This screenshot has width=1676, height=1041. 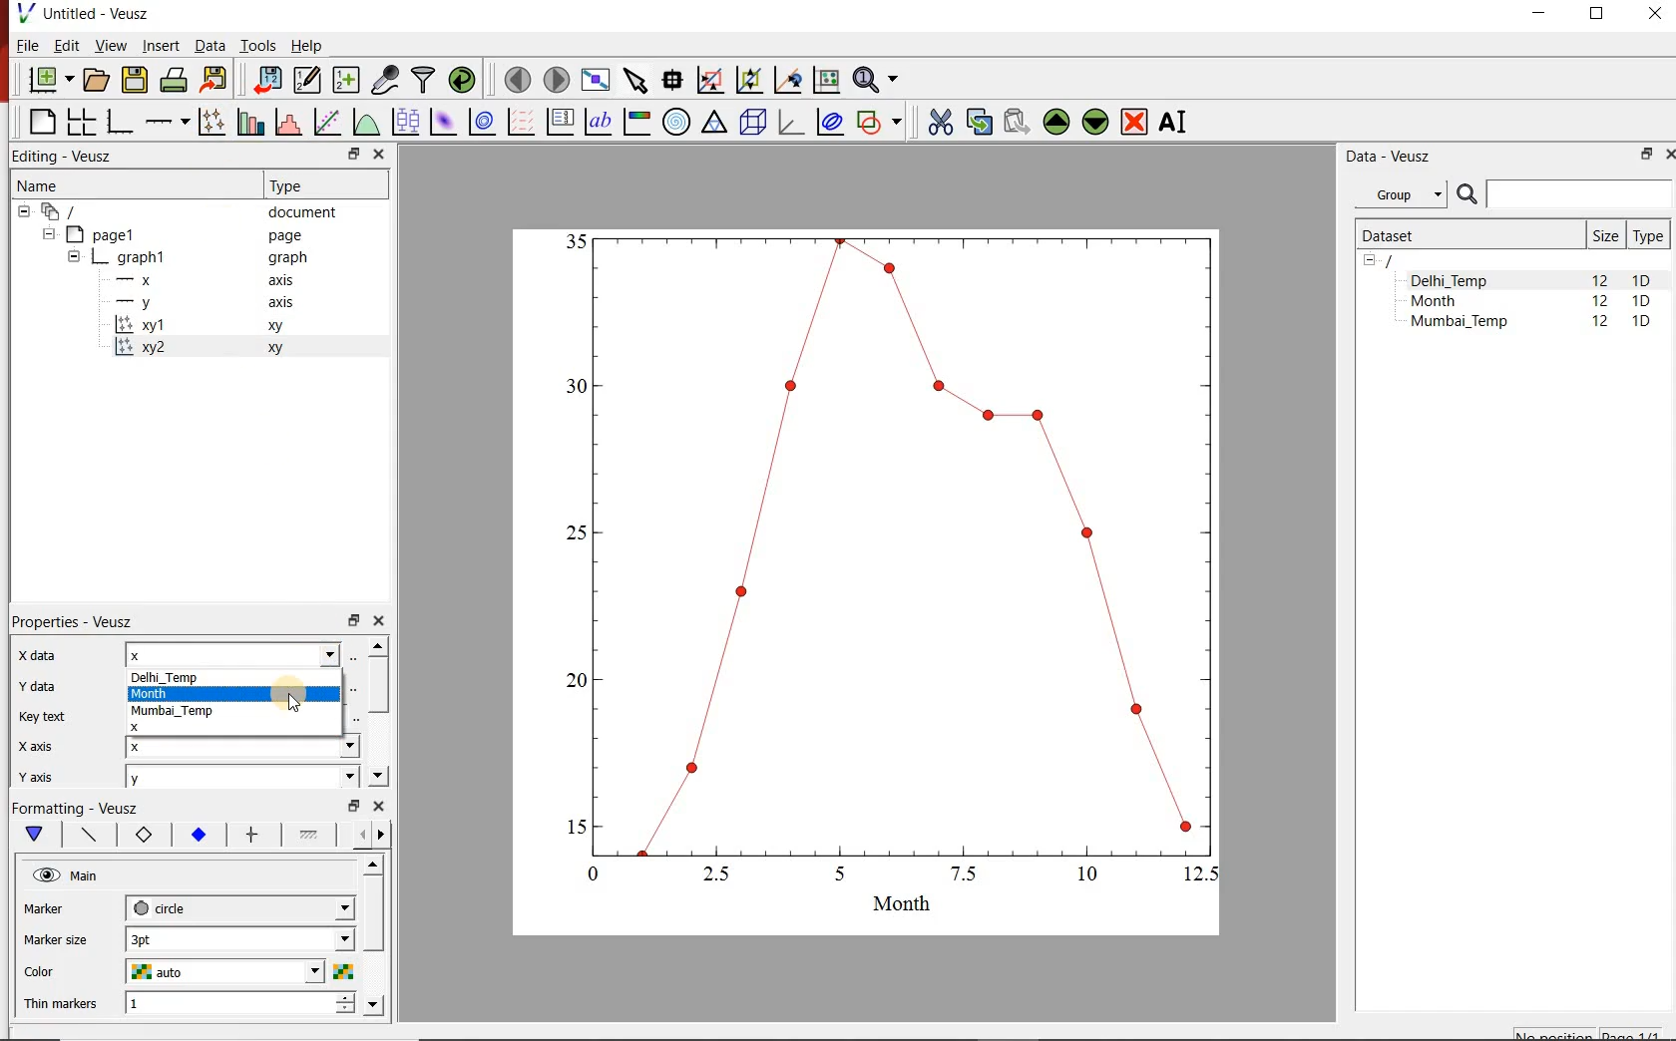 What do you see at coordinates (377, 621) in the screenshot?
I see `close` at bounding box center [377, 621].